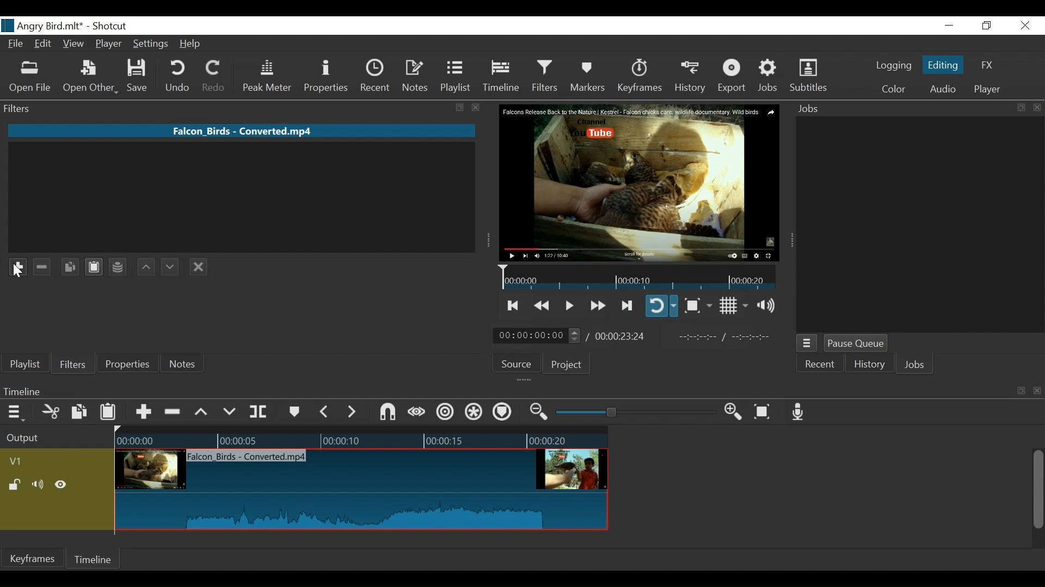 This screenshot has width=1045, height=587. What do you see at coordinates (770, 305) in the screenshot?
I see `Show volume control` at bounding box center [770, 305].